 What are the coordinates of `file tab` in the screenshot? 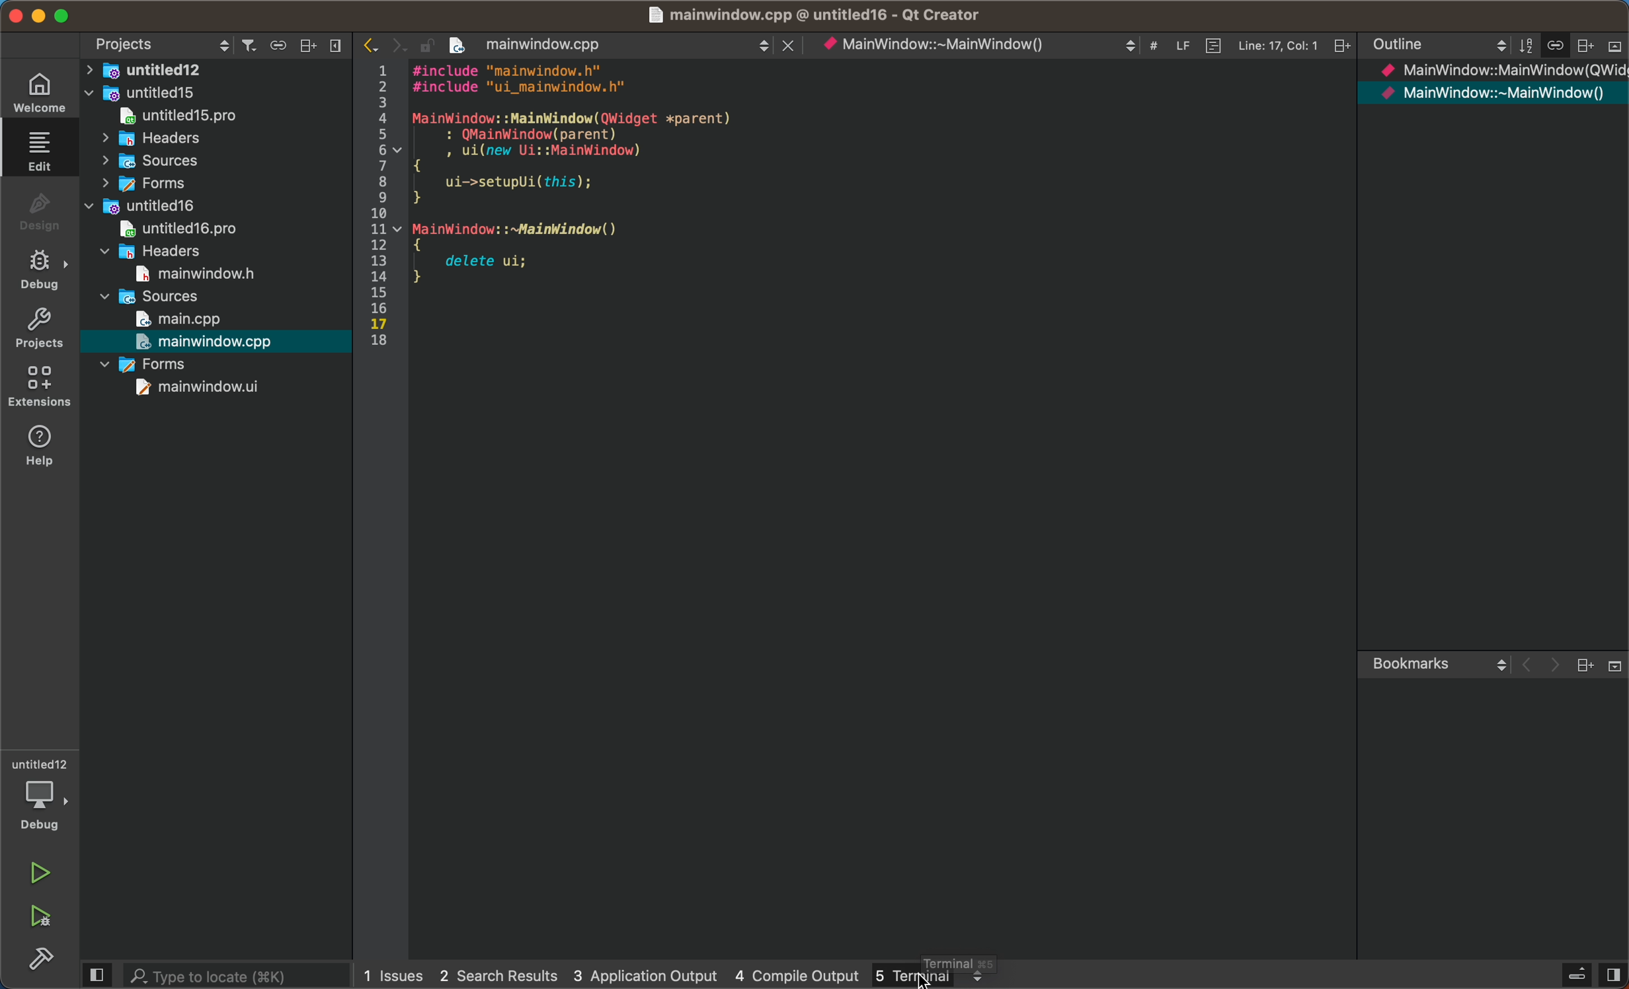 It's located at (631, 46).